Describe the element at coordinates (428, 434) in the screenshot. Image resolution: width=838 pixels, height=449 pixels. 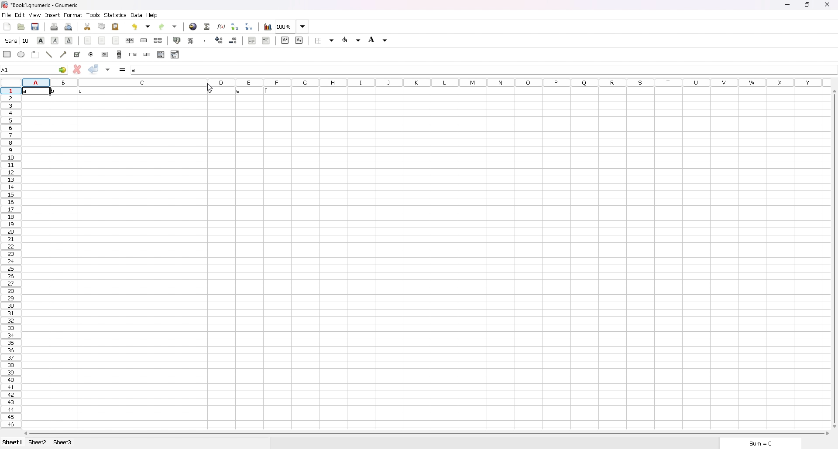
I see `scroll bar` at that location.